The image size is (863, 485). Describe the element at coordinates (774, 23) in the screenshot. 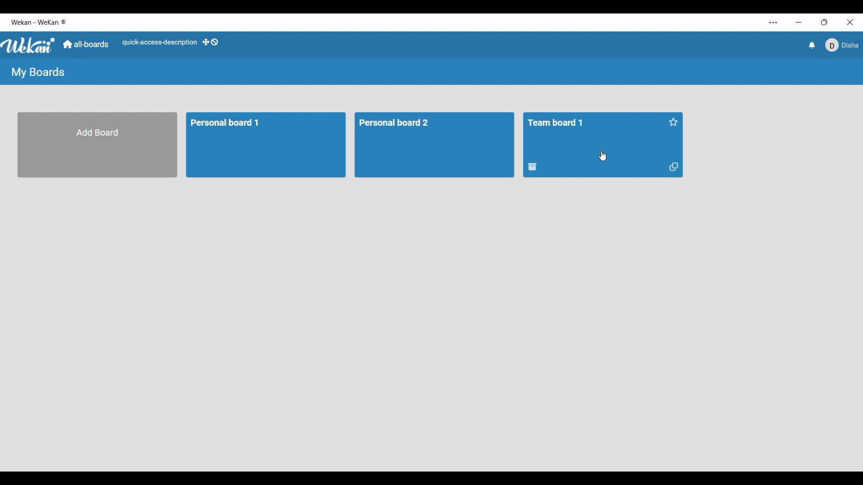

I see `More settings` at that location.